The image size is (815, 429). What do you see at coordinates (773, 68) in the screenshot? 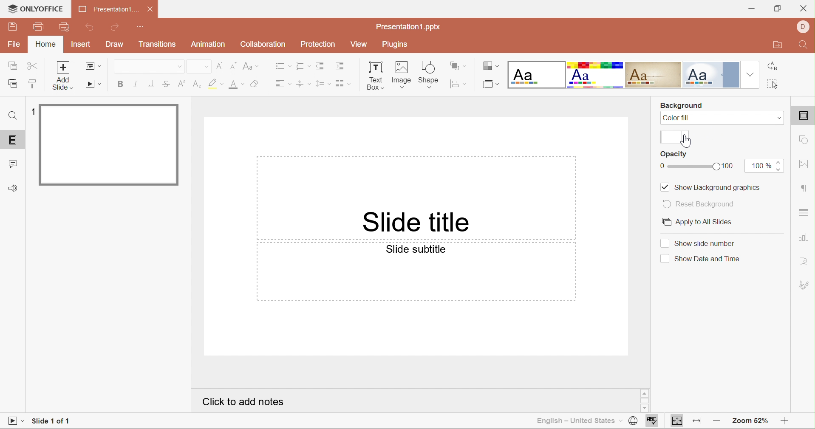
I see `Replace` at bounding box center [773, 68].